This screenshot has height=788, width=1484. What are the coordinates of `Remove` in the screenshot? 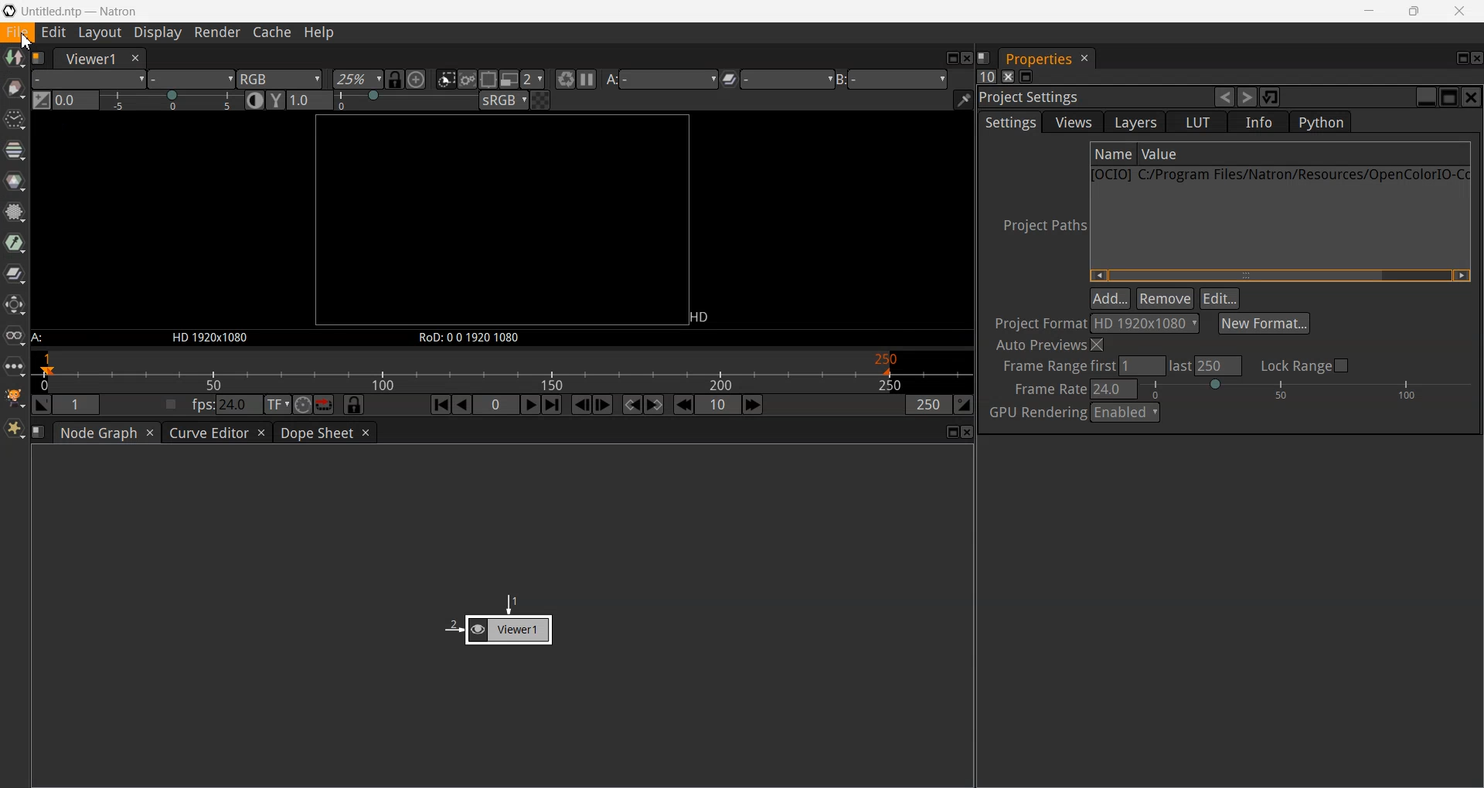 It's located at (1164, 297).